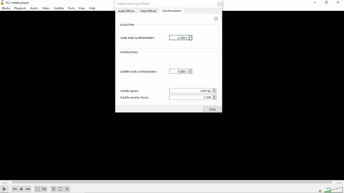  What do you see at coordinates (17, 3) in the screenshot?
I see `Title` at bounding box center [17, 3].